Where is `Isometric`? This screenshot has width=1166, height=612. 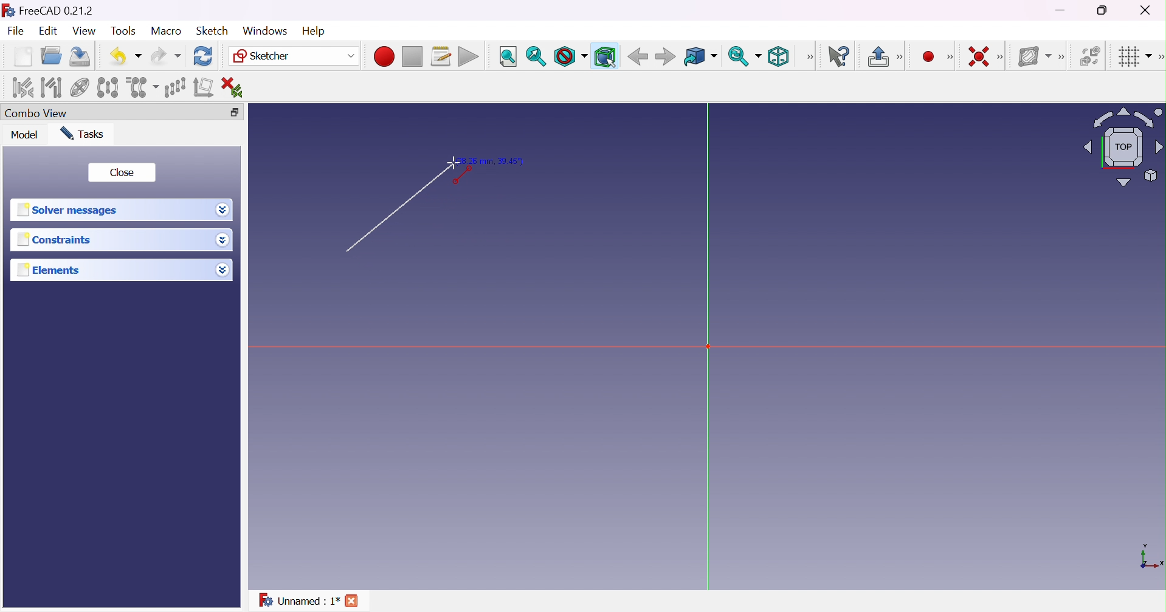
Isometric is located at coordinates (781, 56).